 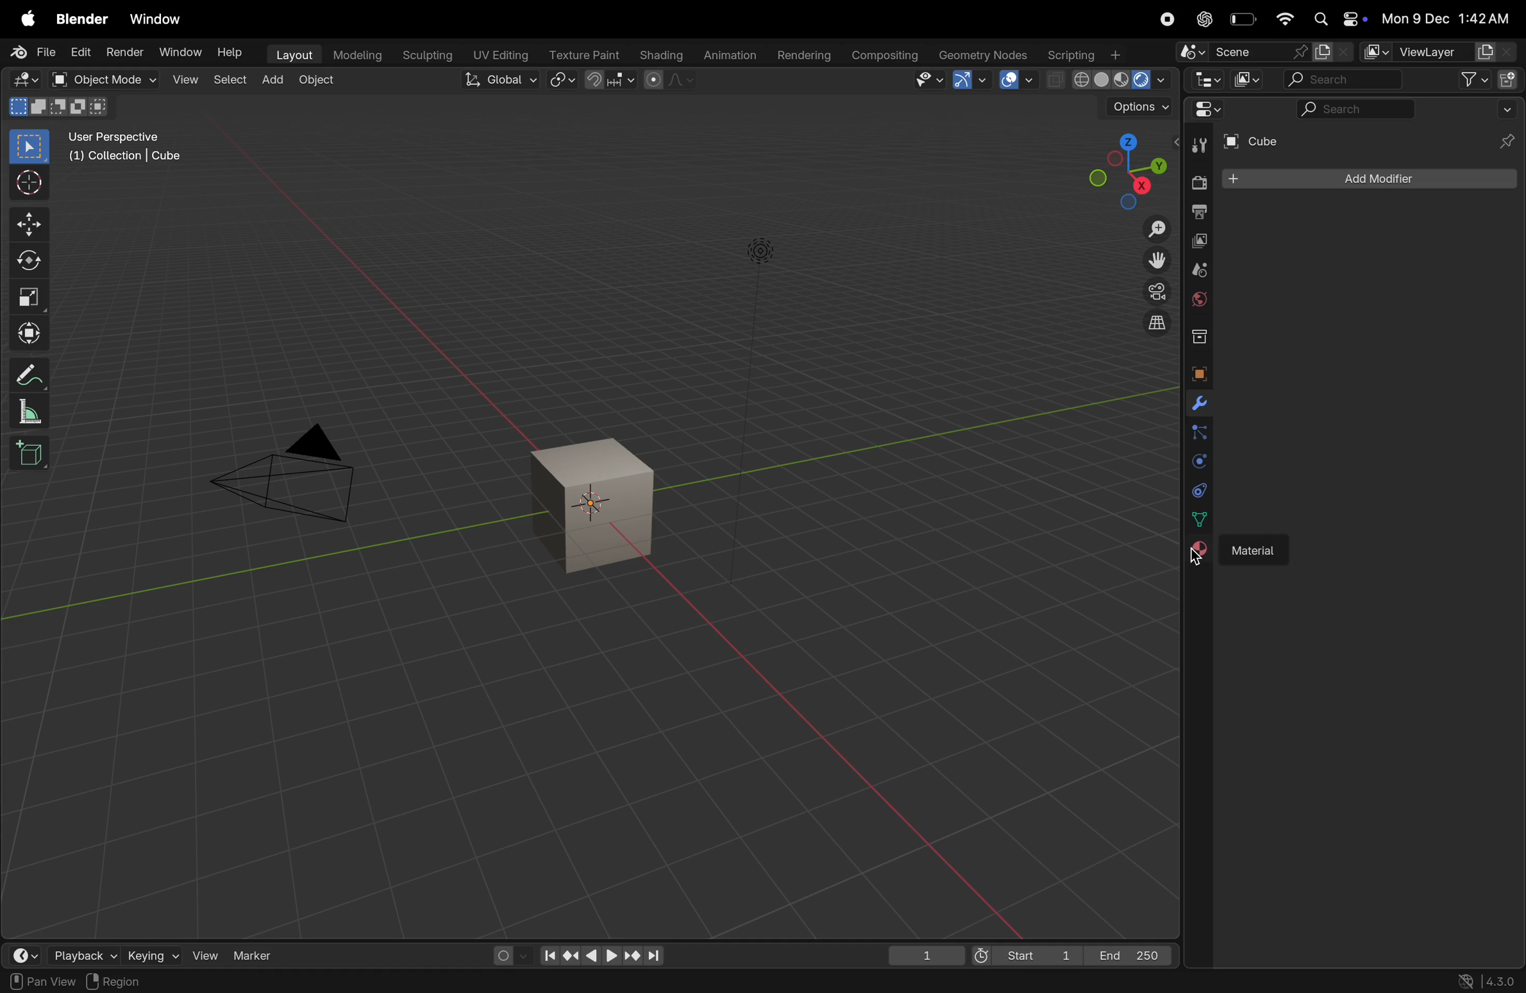 I want to click on display mode, so click(x=1245, y=78).